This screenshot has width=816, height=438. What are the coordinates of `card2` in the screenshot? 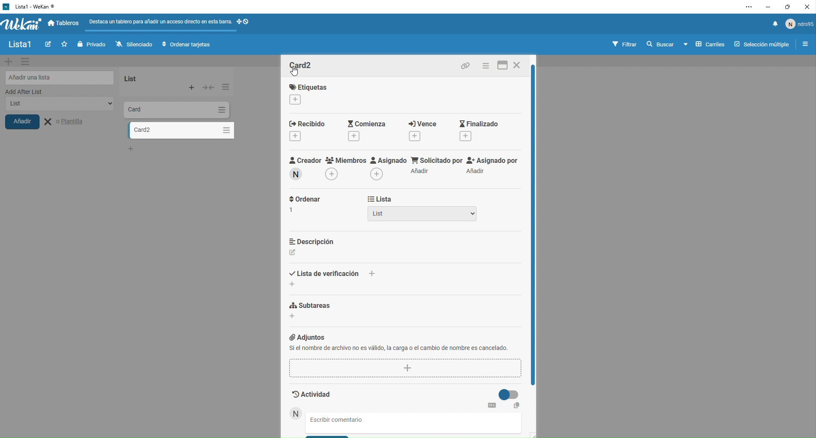 It's located at (307, 67).